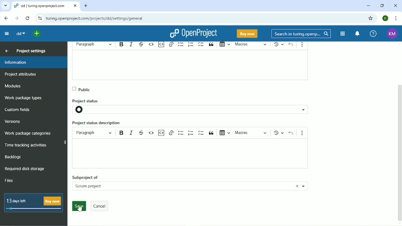 This screenshot has height=226, width=402. Describe the element at coordinates (80, 208) in the screenshot. I see `cursor` at that location.